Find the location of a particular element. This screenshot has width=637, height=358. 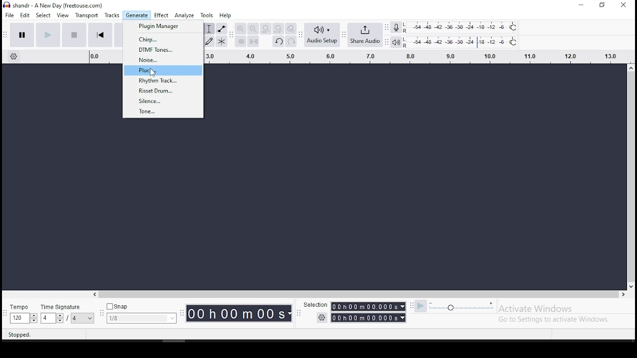

stopped is located at coordinates (20, 335).